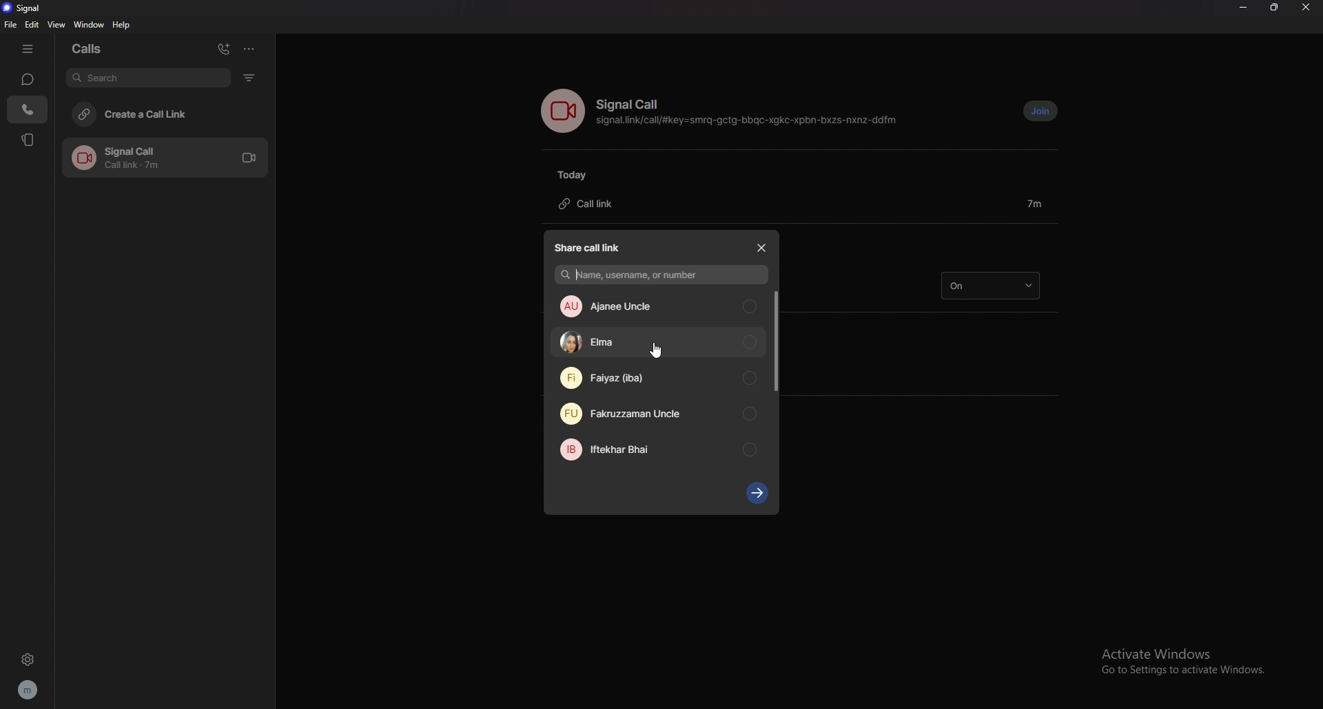 The height and width of the screenshot is (709, 1323). Describe the element at coordinates (1275, 7) in the screenshot. I see `resize` at that location.